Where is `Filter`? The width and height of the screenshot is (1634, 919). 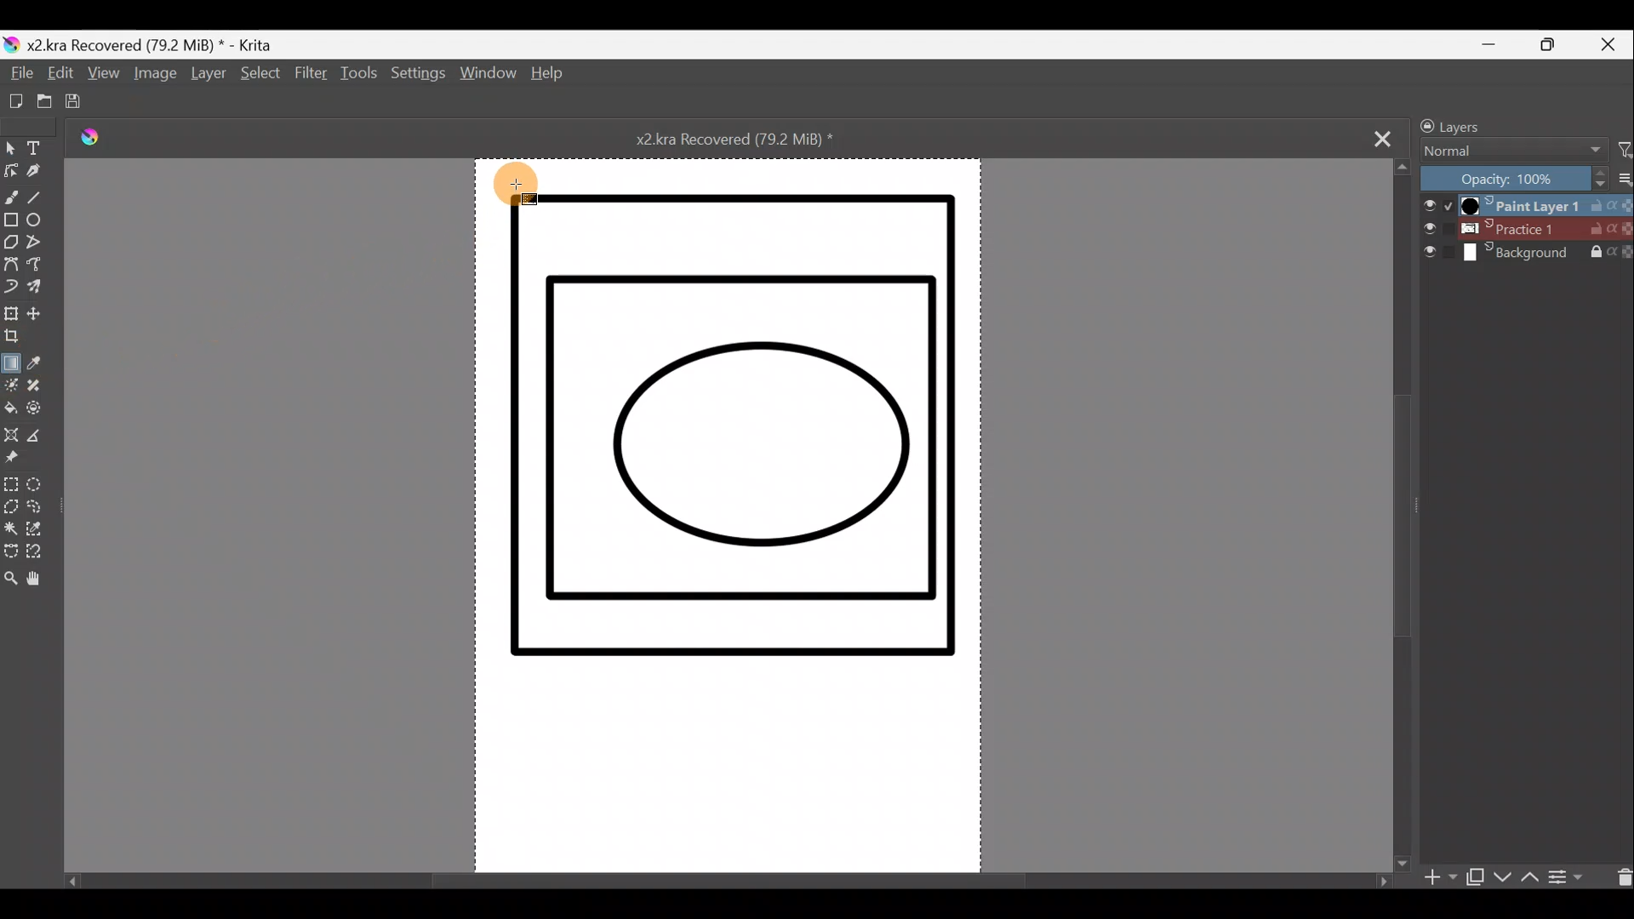 Filter is located at coordinates (311, 82).